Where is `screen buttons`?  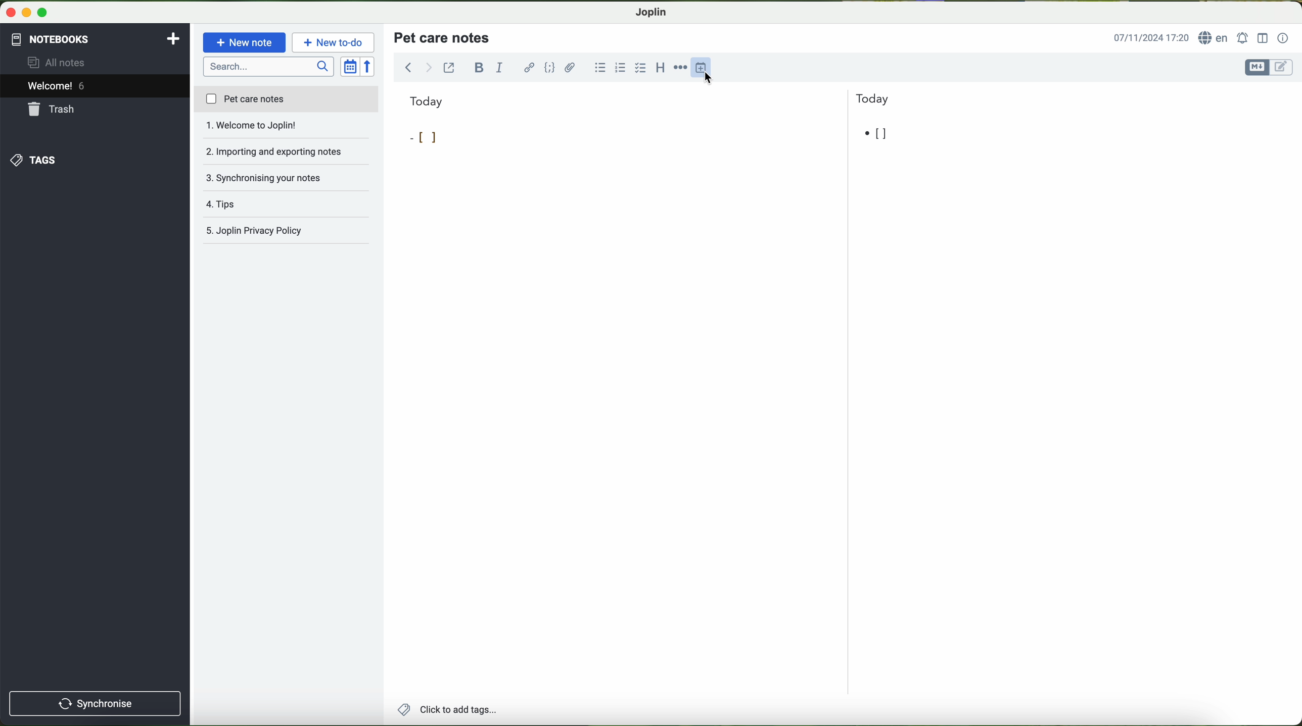
screen buttons is located at coordinates (25, 13).